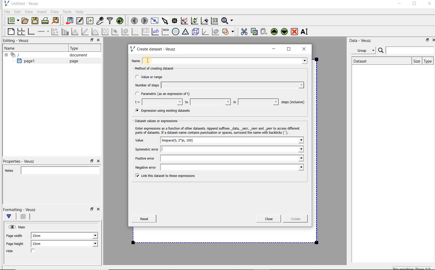 This screenshot has height=270, width=435. Describe the element at coordinates (255, 102) in the screenshot. I see `in ` at that location.